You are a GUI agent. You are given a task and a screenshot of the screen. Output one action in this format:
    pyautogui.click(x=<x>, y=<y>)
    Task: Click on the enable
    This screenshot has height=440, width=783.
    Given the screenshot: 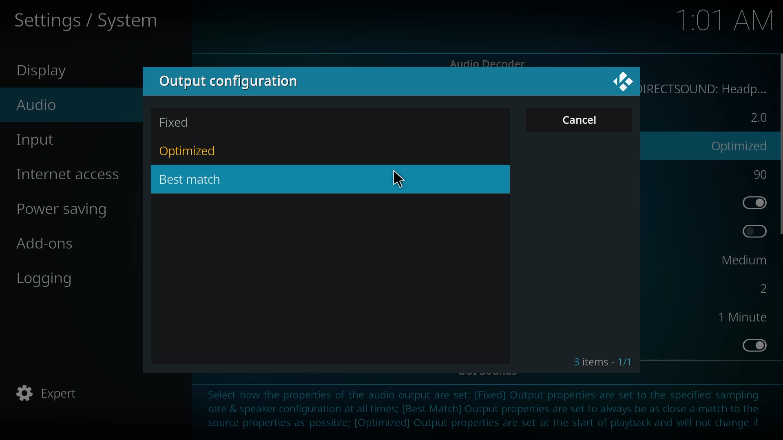 What is the action you would take?
    pyautogui.click(x=751, y=231)
    